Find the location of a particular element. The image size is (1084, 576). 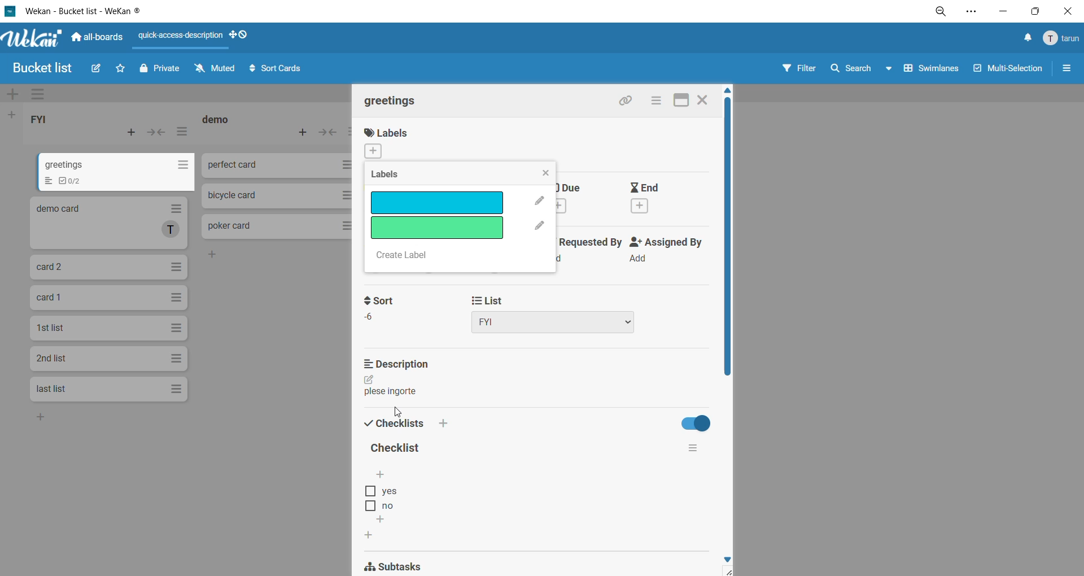

maximize is located at coordinates (680, 101).